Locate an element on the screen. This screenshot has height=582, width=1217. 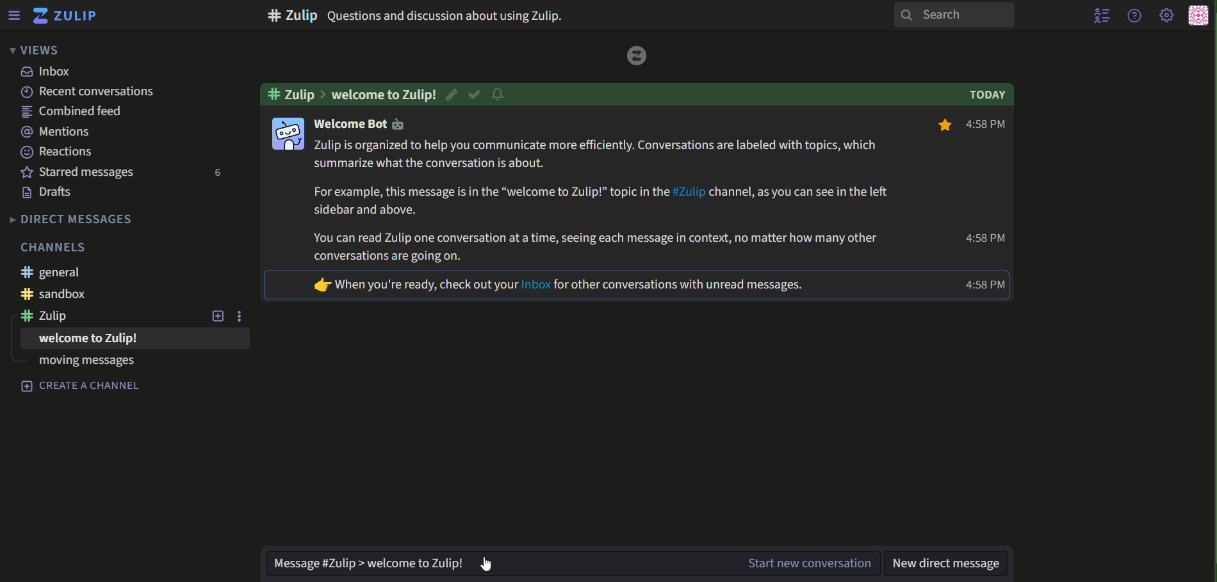
text is located at coordinates (58, 246).